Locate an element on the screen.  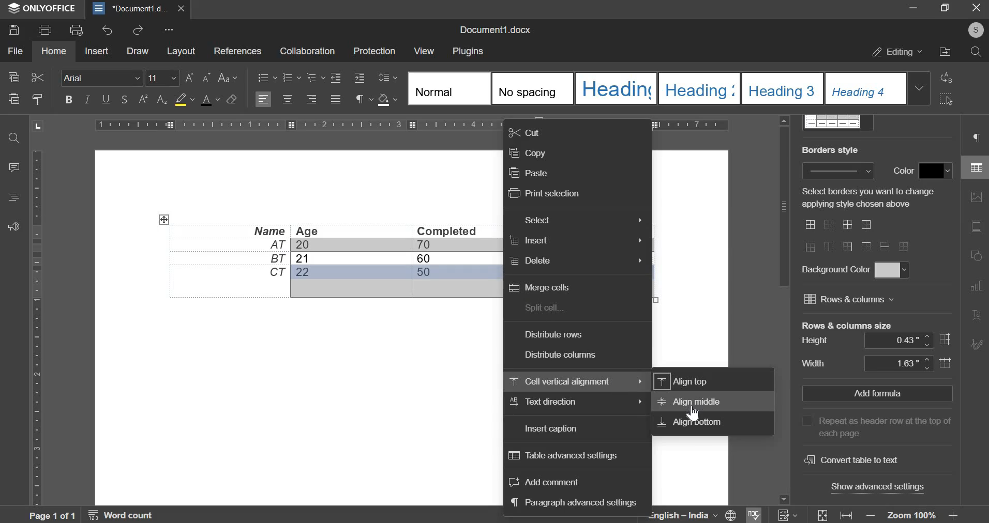
italic is located at coordinates (86, 98).